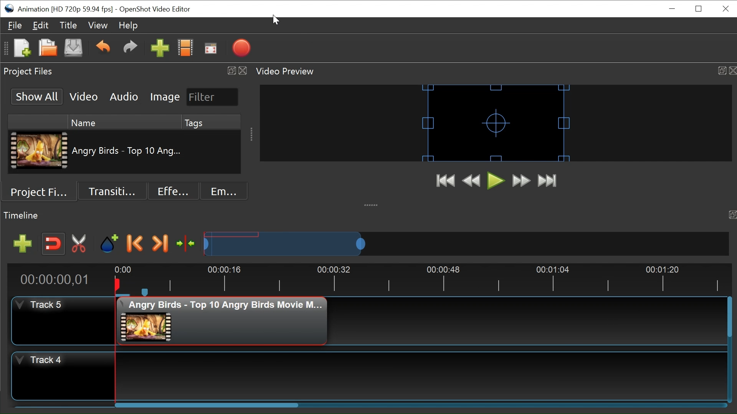 Image resolution: width=737 pixels, height=414 pixels. I want to click on Video Preview Panel, so click(496, 71).